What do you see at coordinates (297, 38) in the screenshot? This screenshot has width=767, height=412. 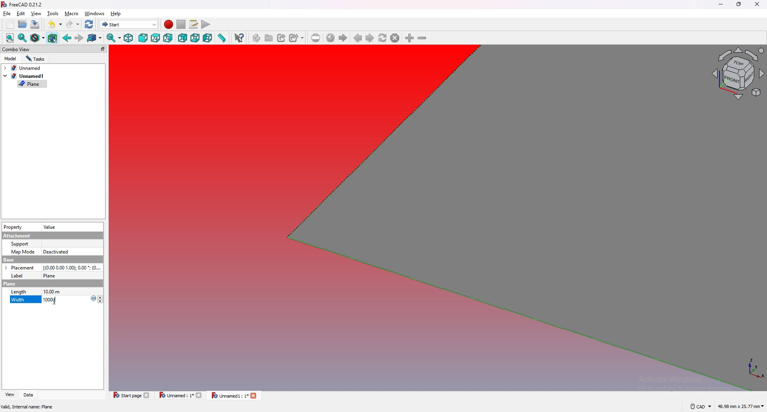 I see `create sub link` at bounding box center [297, 38].